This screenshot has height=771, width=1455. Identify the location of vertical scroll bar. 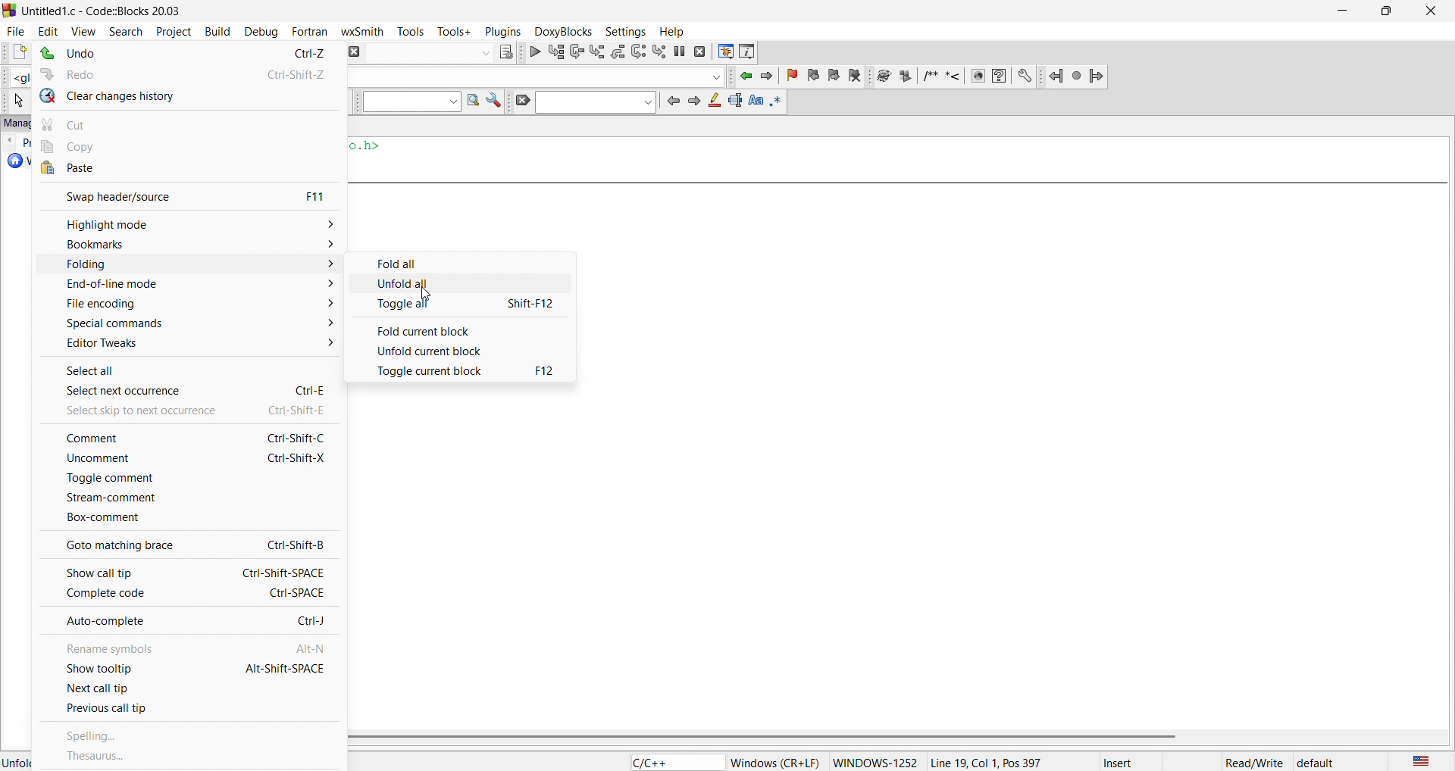
(891, 737).